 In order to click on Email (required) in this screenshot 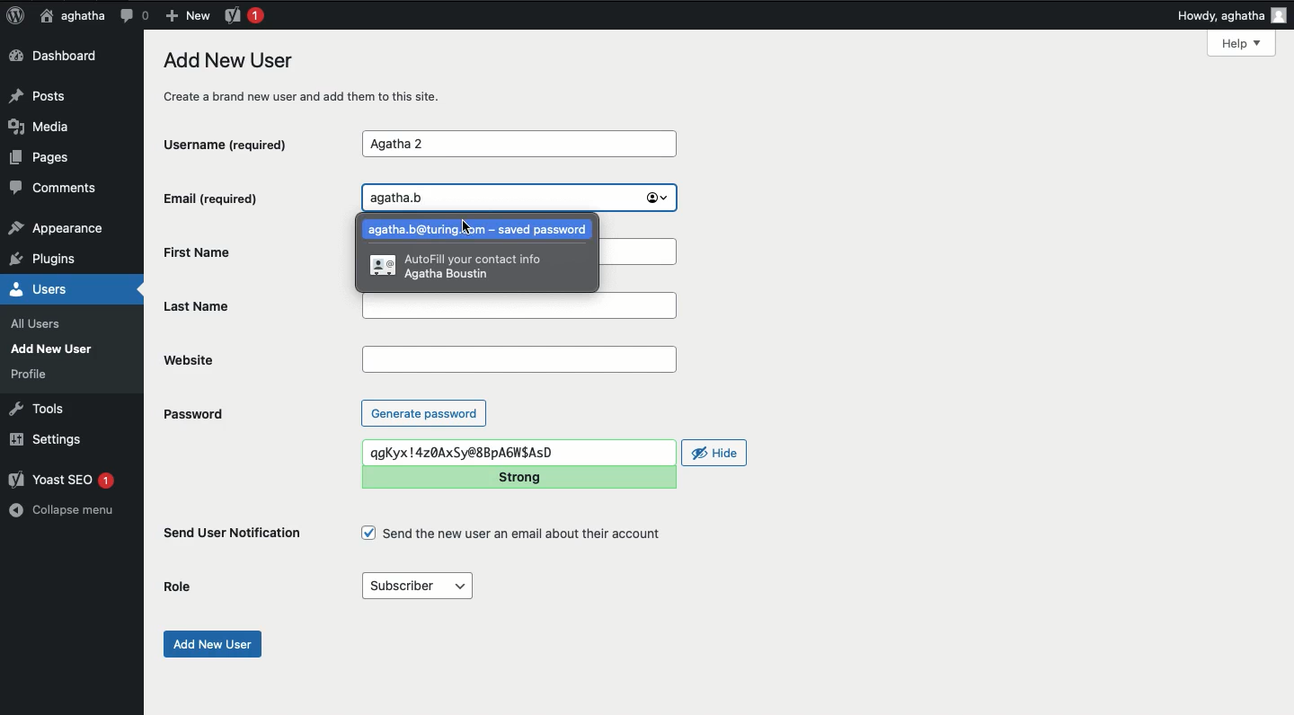, I will do `click(242, 198)`.